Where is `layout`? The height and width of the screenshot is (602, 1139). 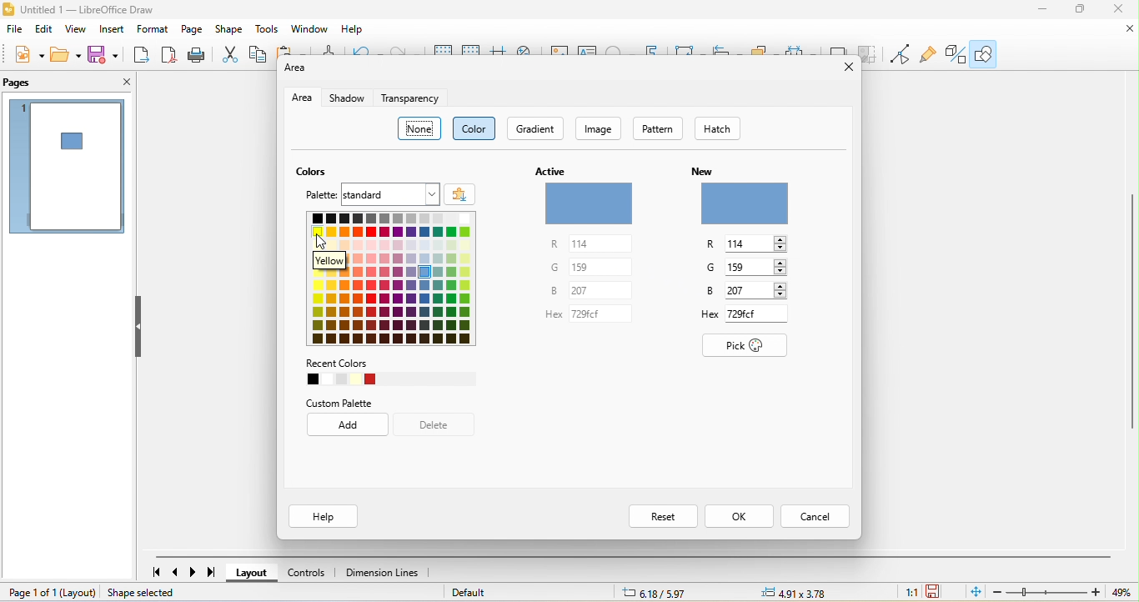
layout is located at coordinates (256, 572).